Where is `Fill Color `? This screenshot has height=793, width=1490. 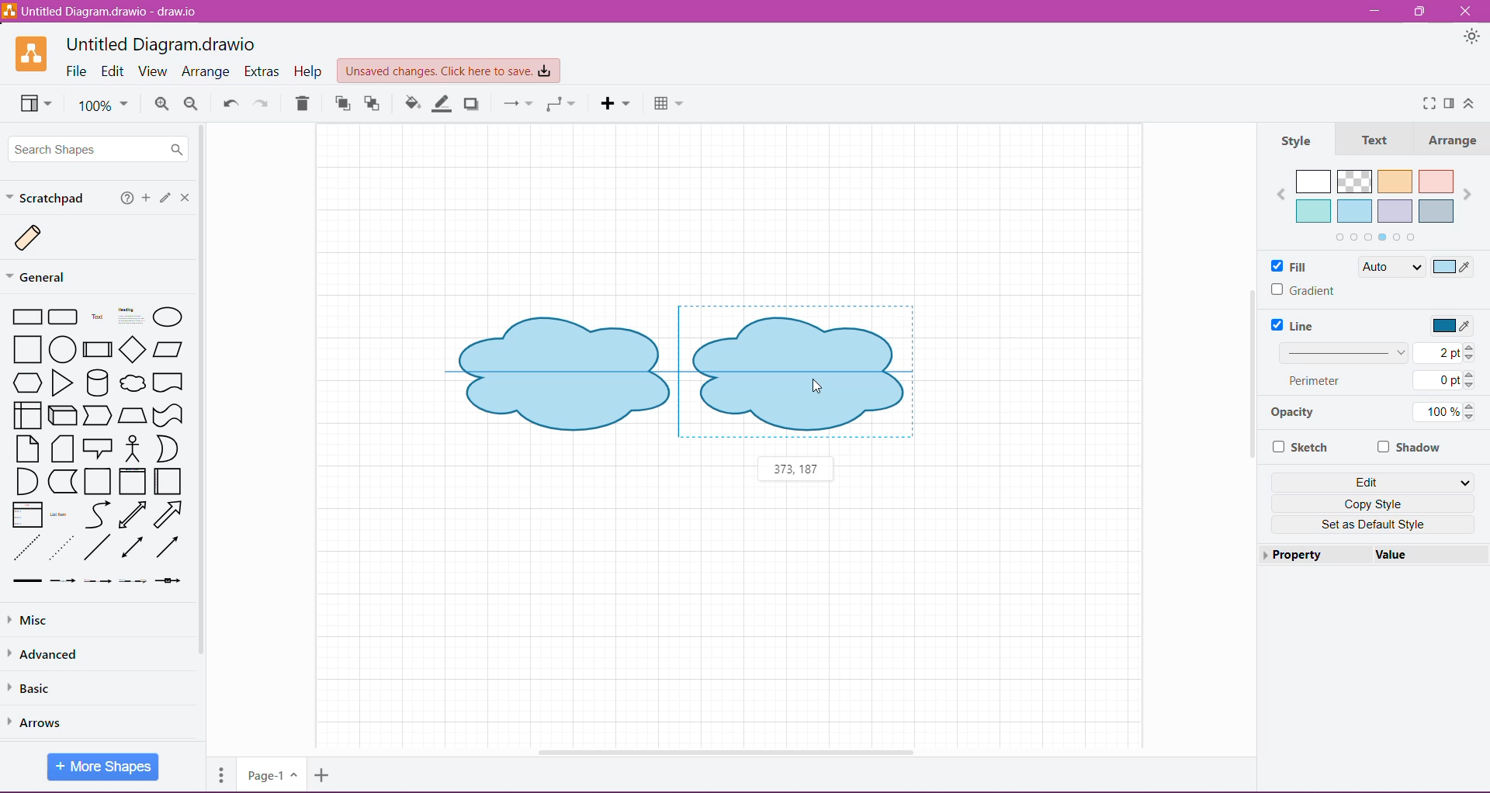
Fill Color  is located at coordinates (1294, 267).